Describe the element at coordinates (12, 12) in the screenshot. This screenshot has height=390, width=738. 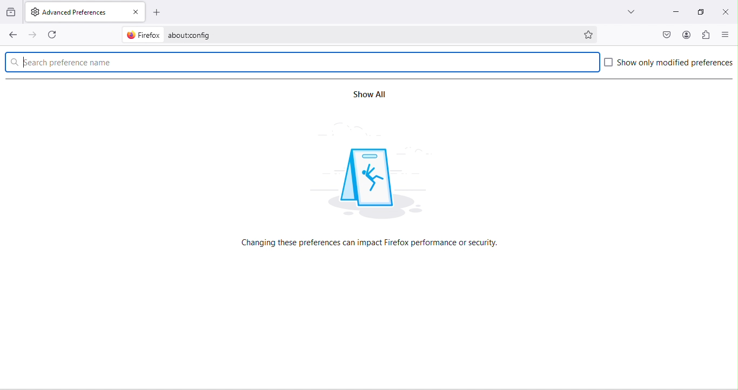
I see `view recent` at that location.